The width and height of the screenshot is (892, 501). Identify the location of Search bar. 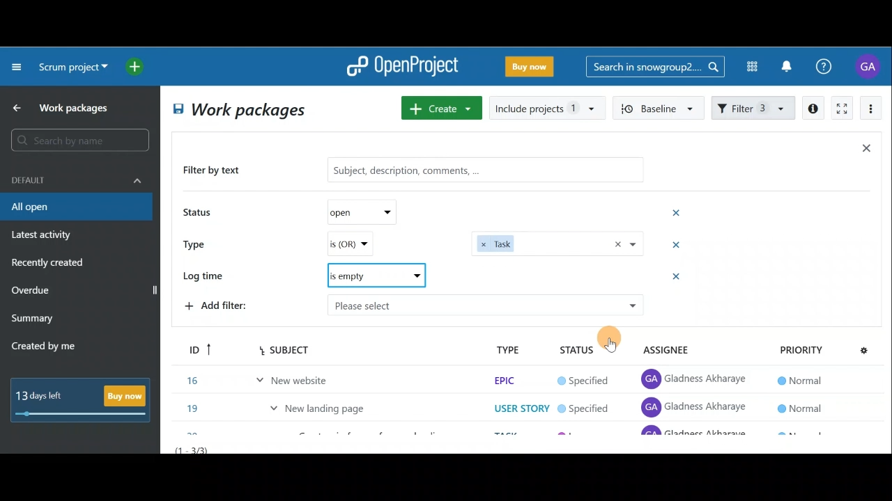
(82, 140).